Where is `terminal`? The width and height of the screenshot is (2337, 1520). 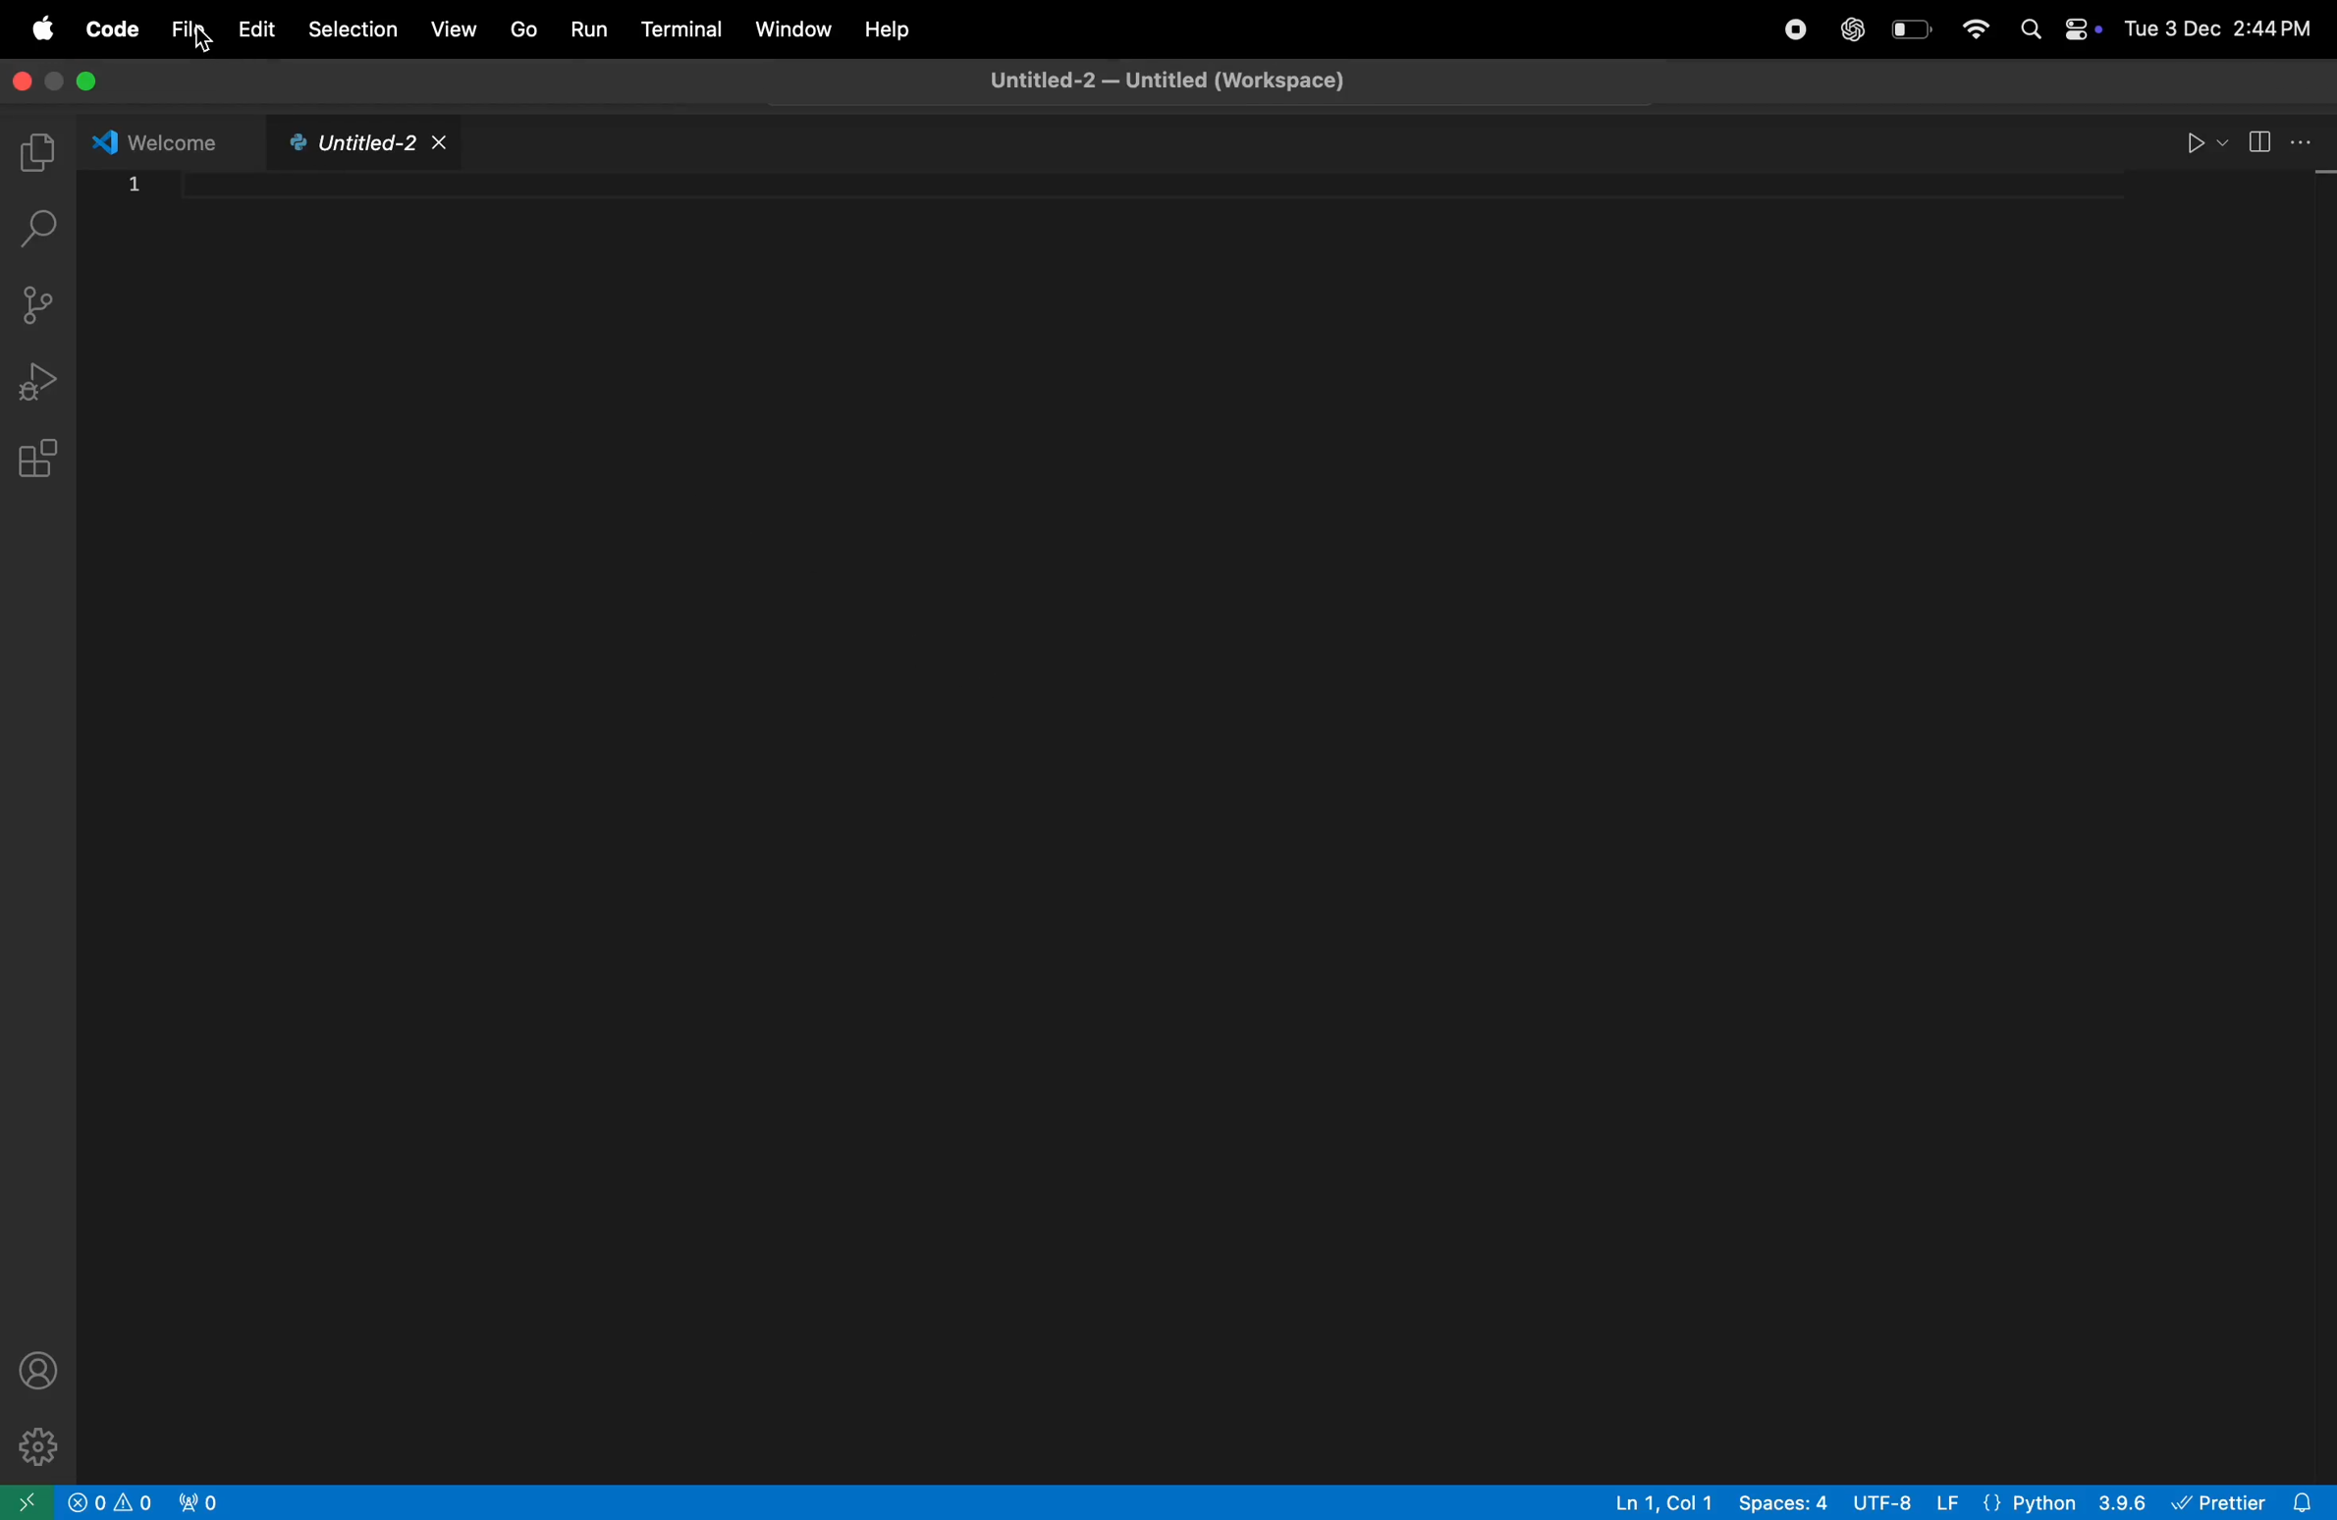 terminal is located at coordinates (677, 27).